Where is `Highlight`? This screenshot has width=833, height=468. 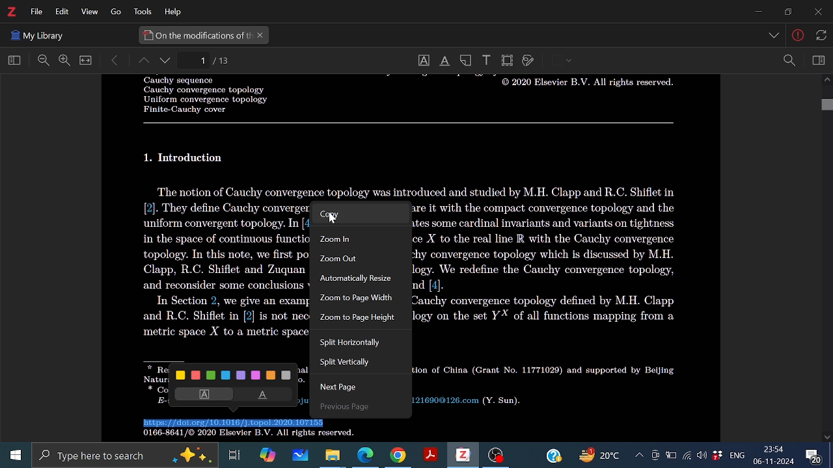 Highlight is located at coordinates (201, 394).